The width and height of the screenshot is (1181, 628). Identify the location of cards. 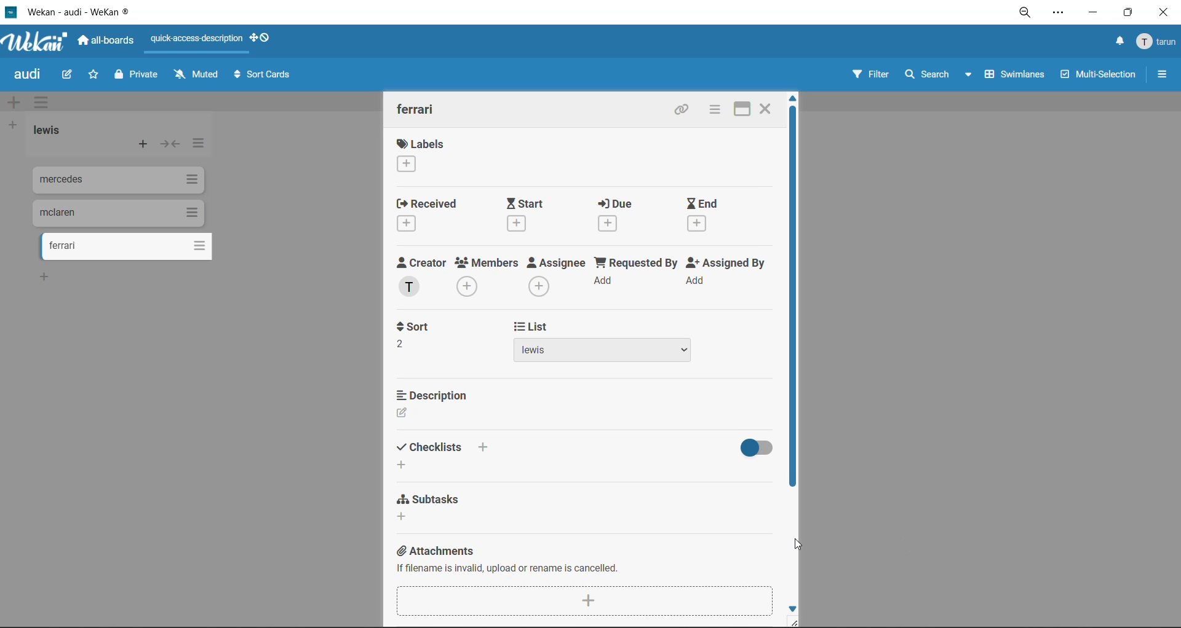
(115, 180).